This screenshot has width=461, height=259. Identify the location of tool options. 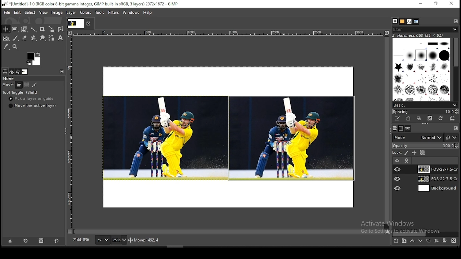
(5, 71).